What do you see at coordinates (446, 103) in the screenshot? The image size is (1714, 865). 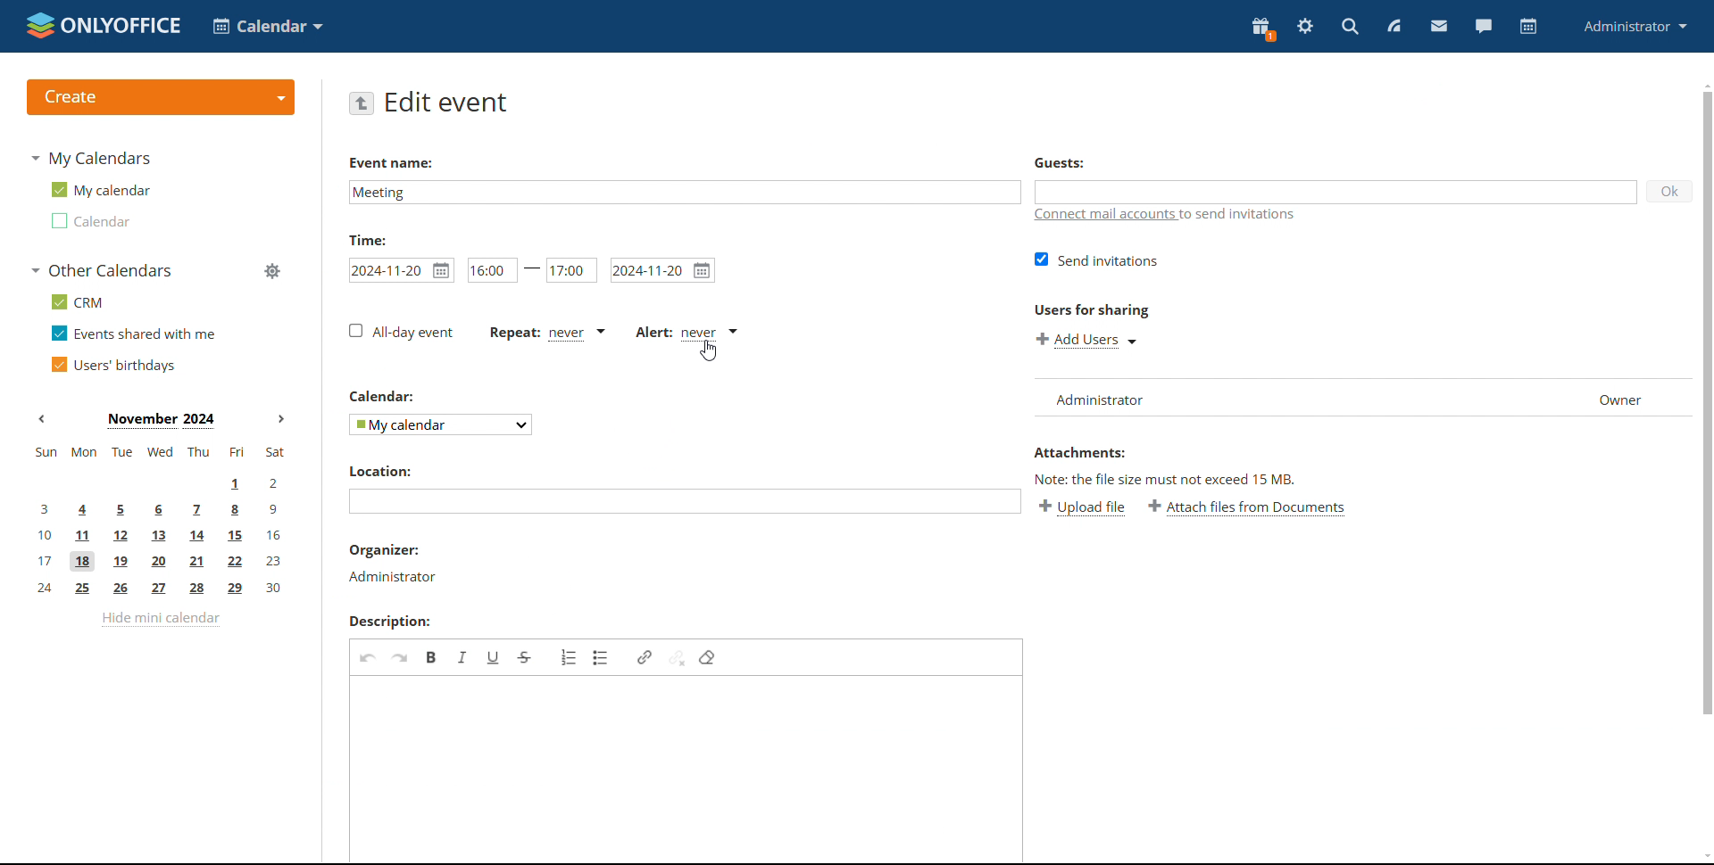 I see `edit event` at bounding box center [446, 103].